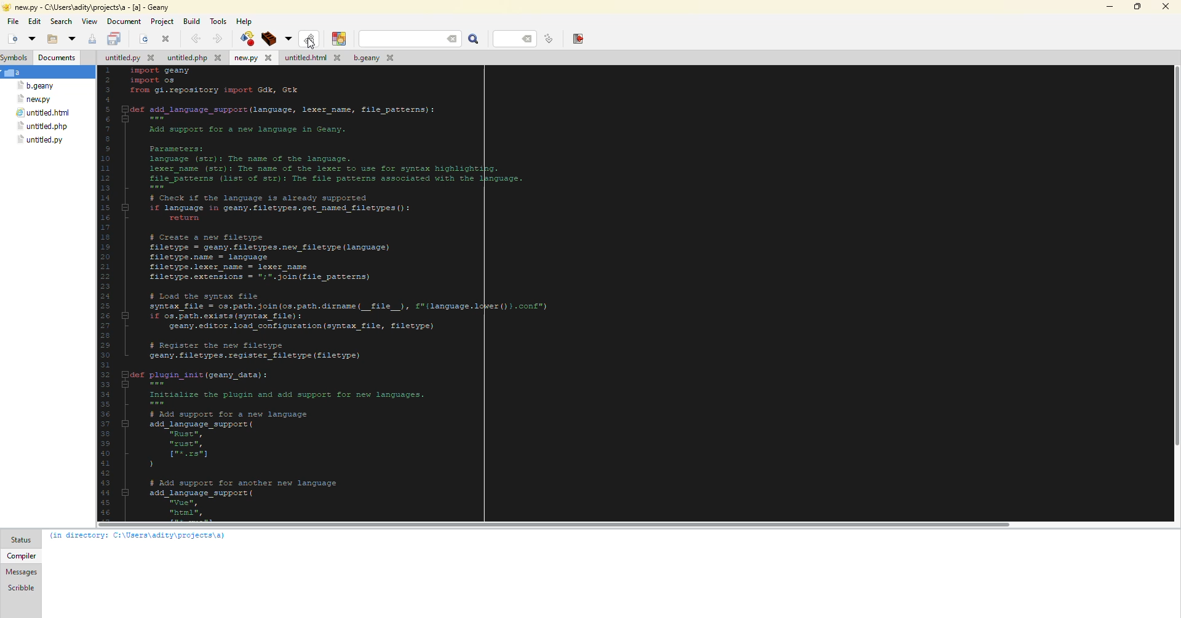 The height and width of the screenshot is (618, 1181). Describe the element at coordinates (1166, 6) in the screenshot. I see `close` at that location.